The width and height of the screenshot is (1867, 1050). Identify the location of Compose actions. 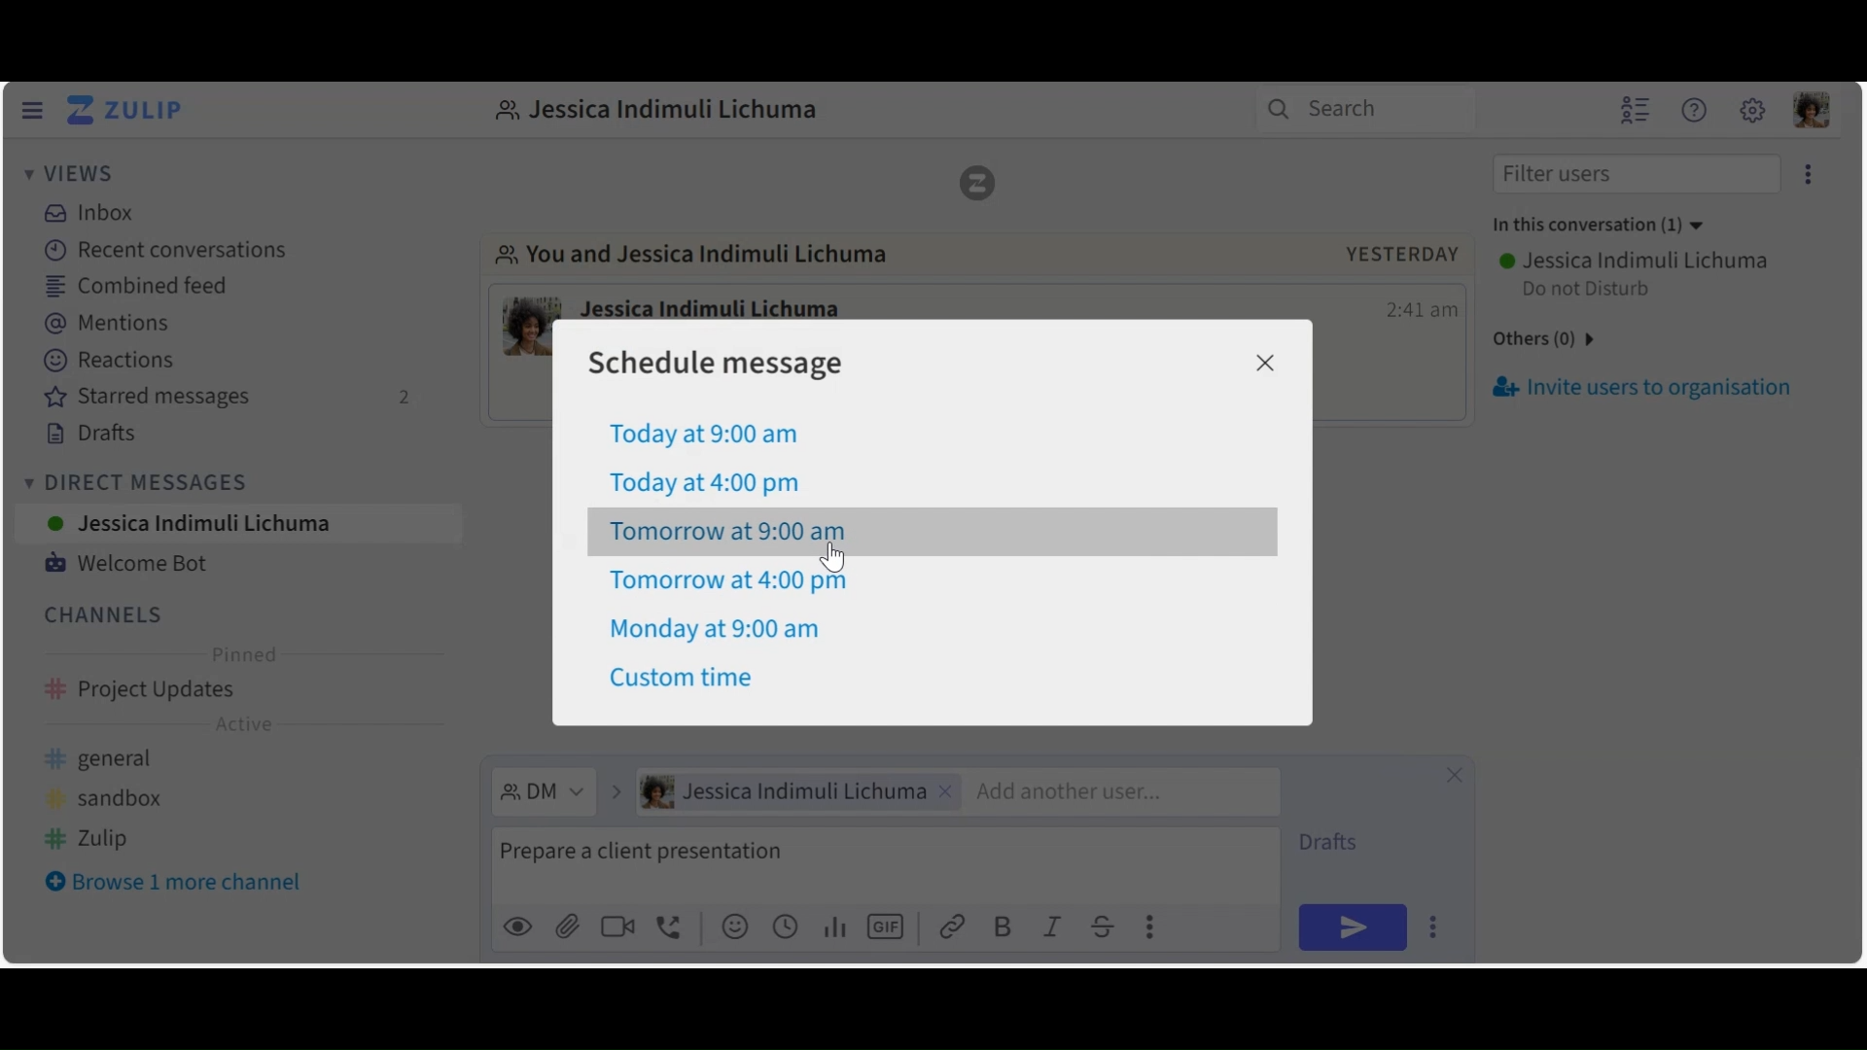
(1148, 924).